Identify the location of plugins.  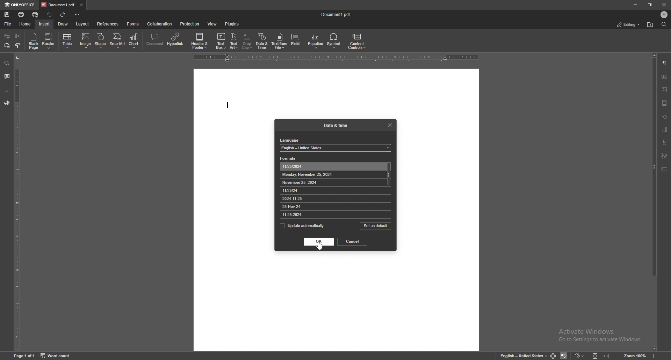
(233, 24).